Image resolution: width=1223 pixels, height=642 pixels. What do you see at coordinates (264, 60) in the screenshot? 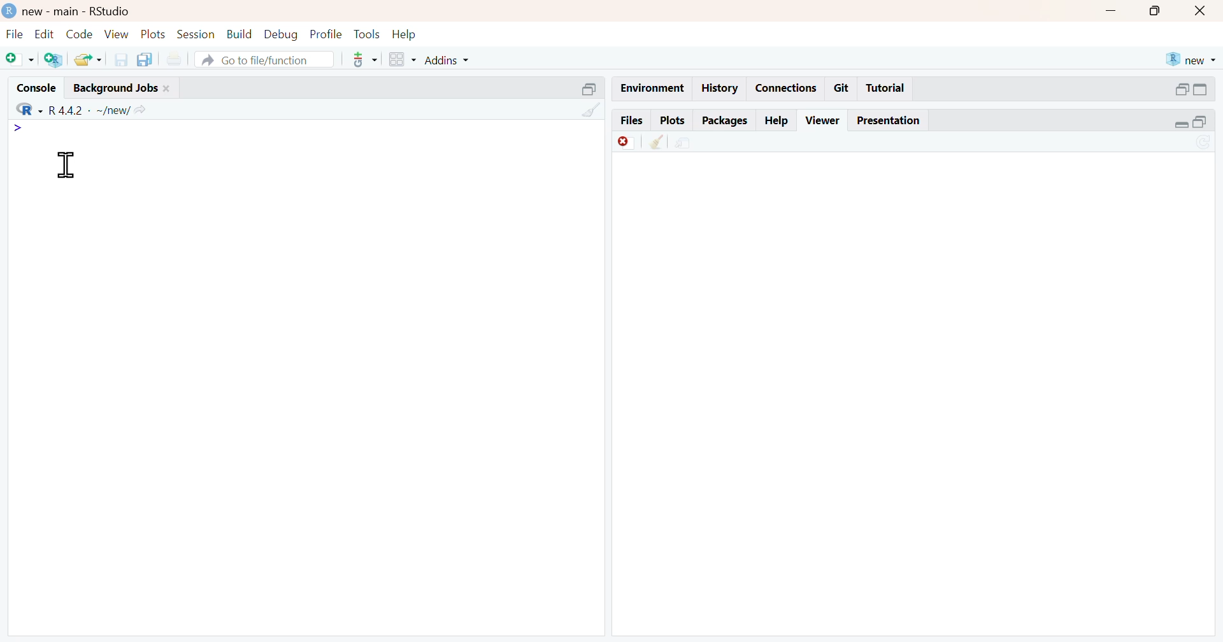
I see `go to file/function` at bounding box center [264, 60].